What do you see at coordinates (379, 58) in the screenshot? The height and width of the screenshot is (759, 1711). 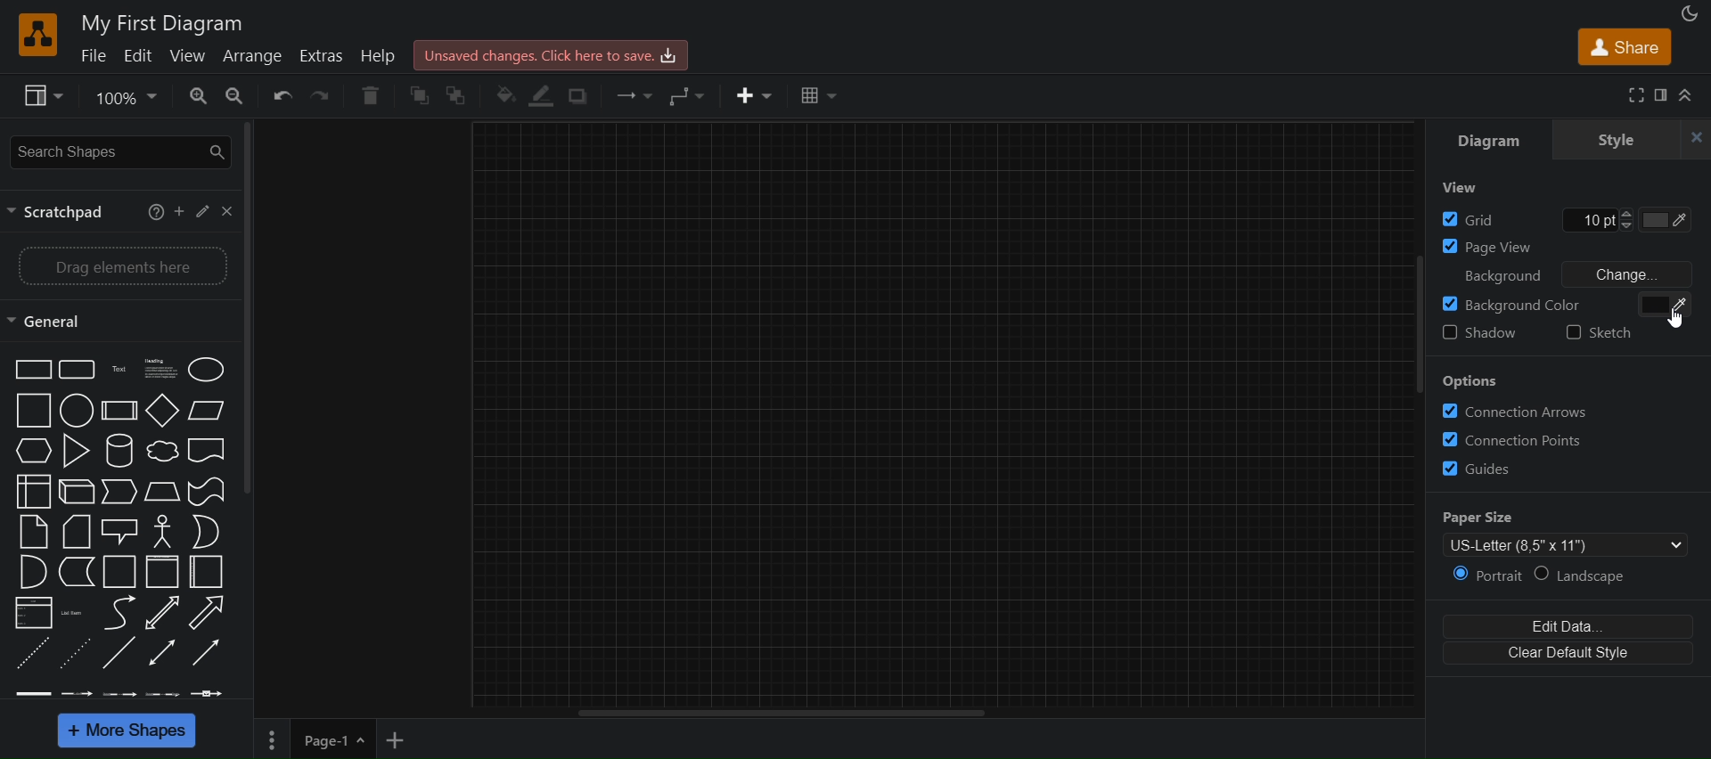 I see `` at bounding box center [379, 58].